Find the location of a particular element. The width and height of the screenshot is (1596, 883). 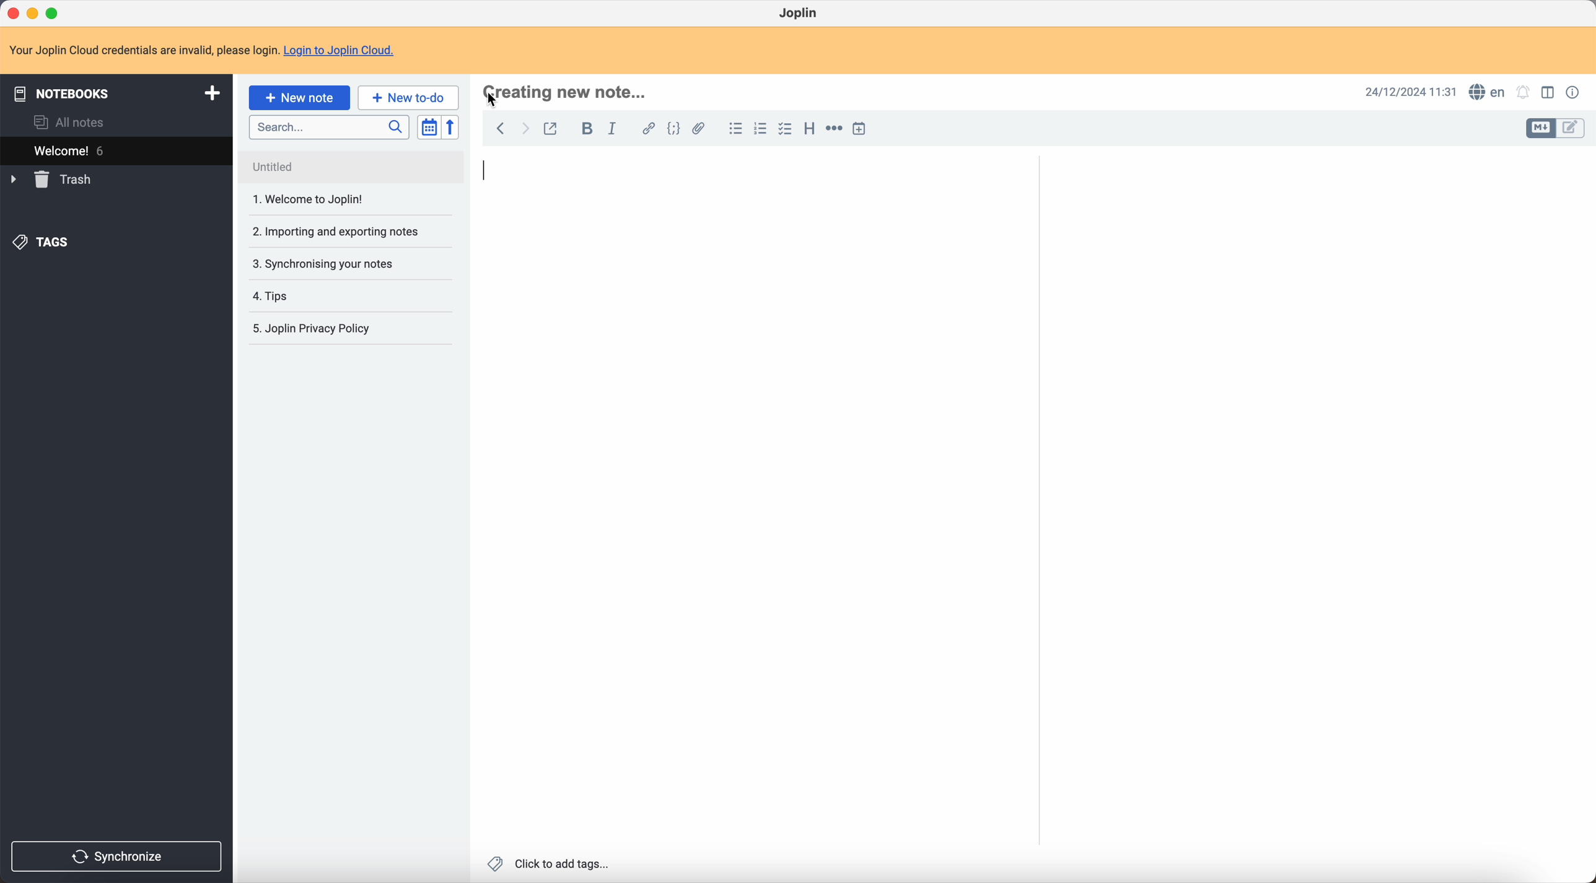

welcome is located at coordinates (118, 150).